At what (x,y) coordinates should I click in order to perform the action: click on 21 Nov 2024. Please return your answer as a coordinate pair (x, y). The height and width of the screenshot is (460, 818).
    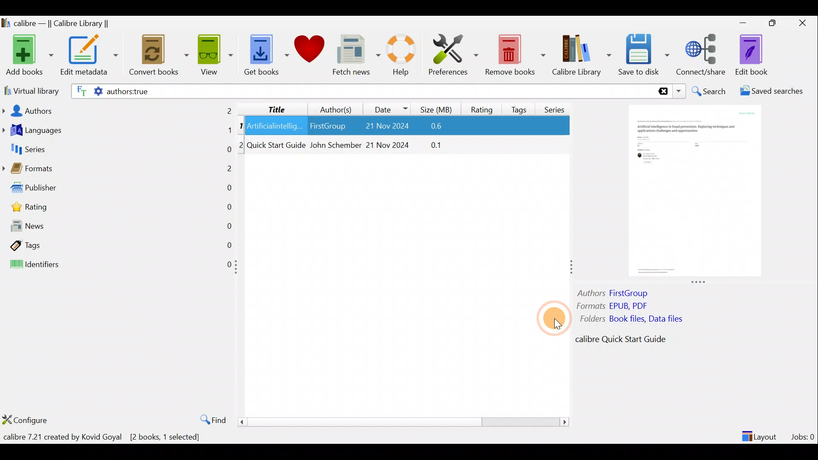
    Looking at the image, I should click on (389, 146).